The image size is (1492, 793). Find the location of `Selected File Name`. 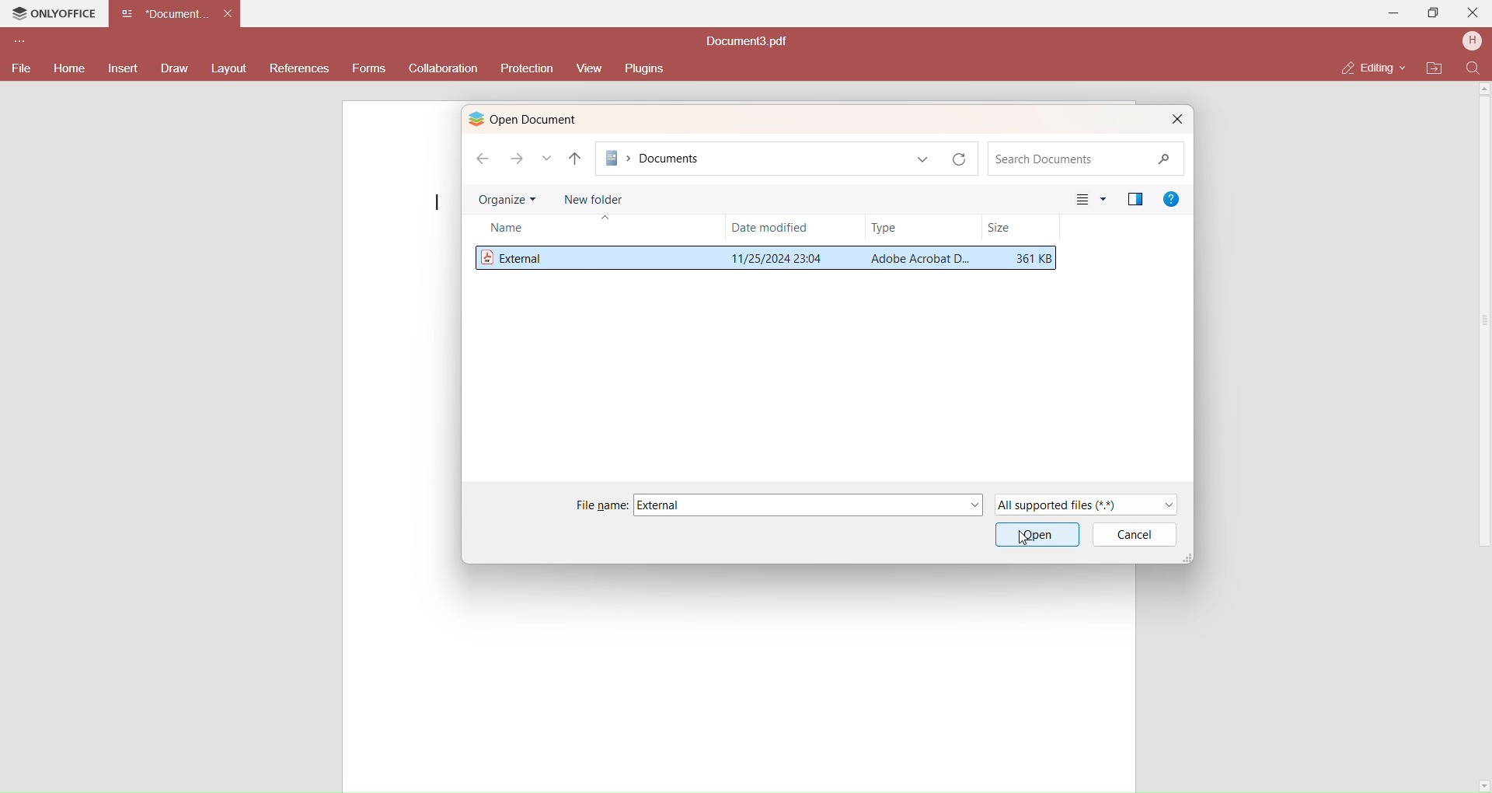

Selected File Name is located at coordinates (665, 505).